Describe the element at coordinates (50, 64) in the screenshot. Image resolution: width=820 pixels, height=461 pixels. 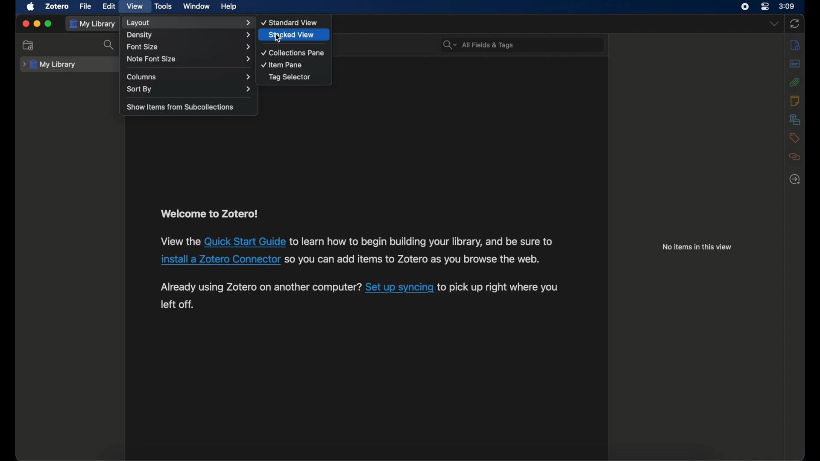
I see `my library` at that location.